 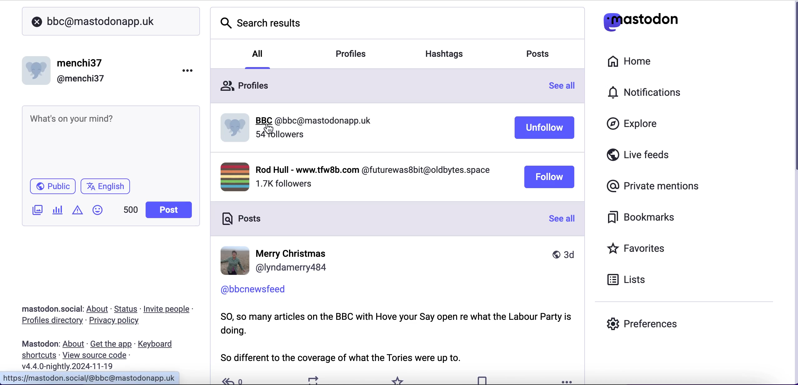 What do you see at coordinates (642, 324) in the screenshot?
I see `preferences` at bounding box center [642, 324].